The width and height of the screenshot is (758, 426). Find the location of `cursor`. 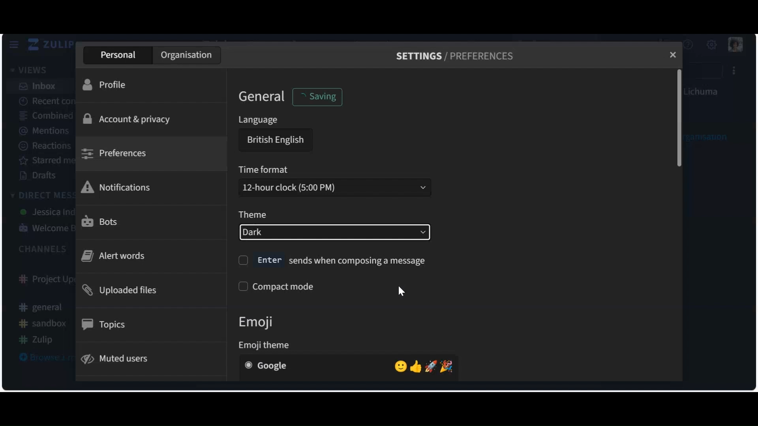

cursor is located at coordinates (405, 292).